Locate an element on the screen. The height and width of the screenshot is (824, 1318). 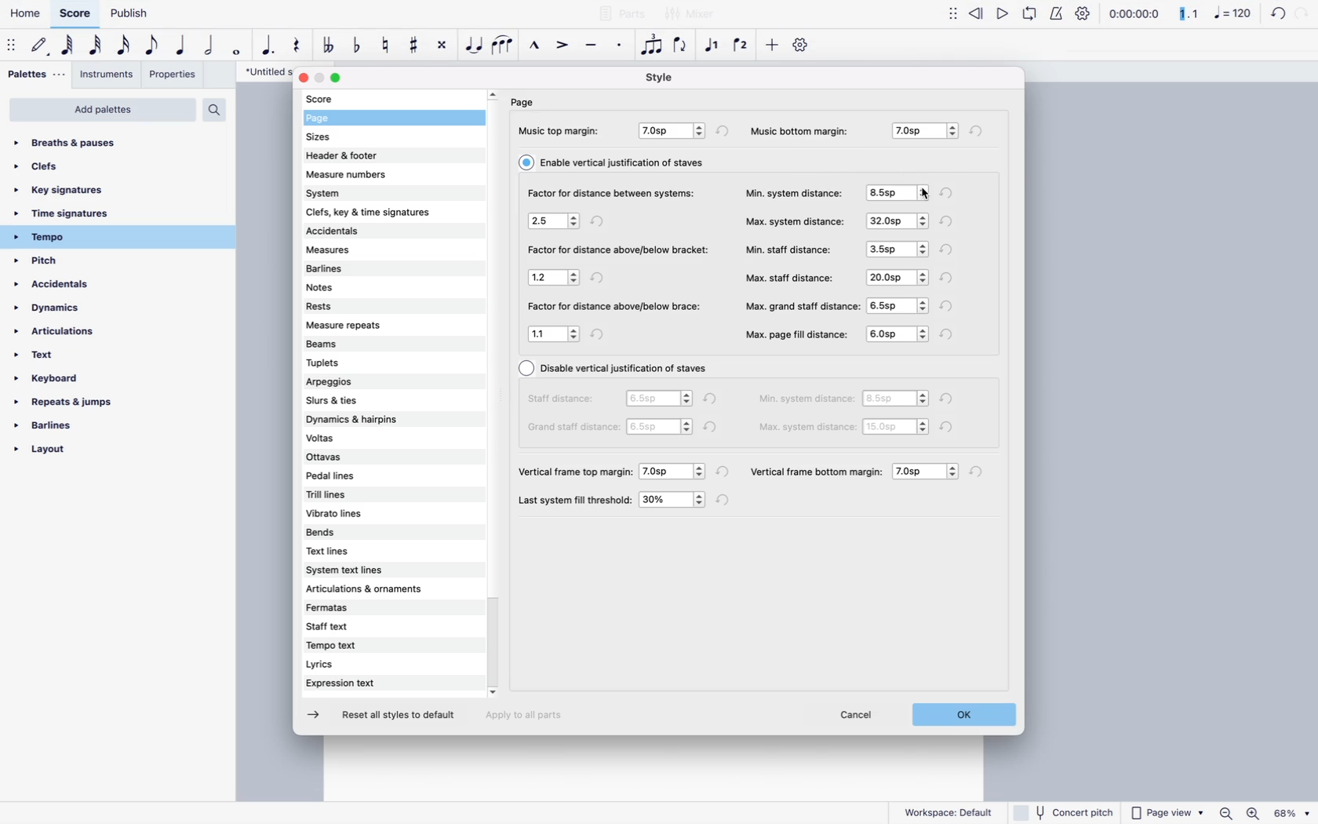
max page fill distance is located at coordinates (797, 334).